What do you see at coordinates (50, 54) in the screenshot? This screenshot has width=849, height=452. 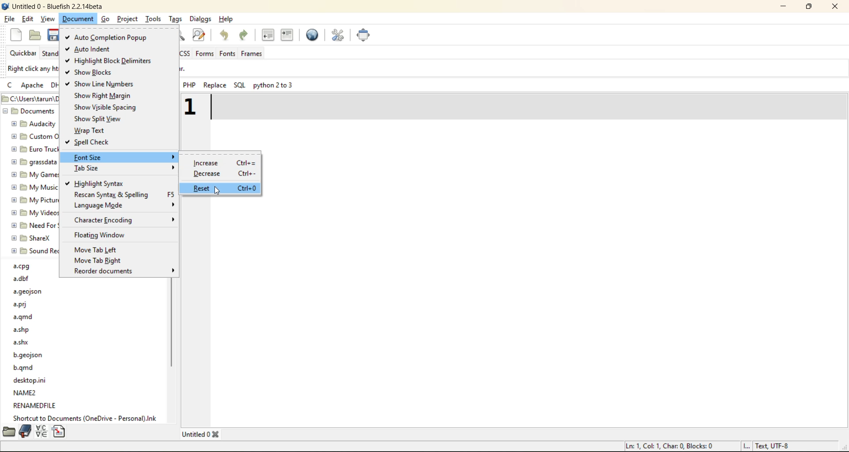 I see `standard` at bounding box center [50, 54].